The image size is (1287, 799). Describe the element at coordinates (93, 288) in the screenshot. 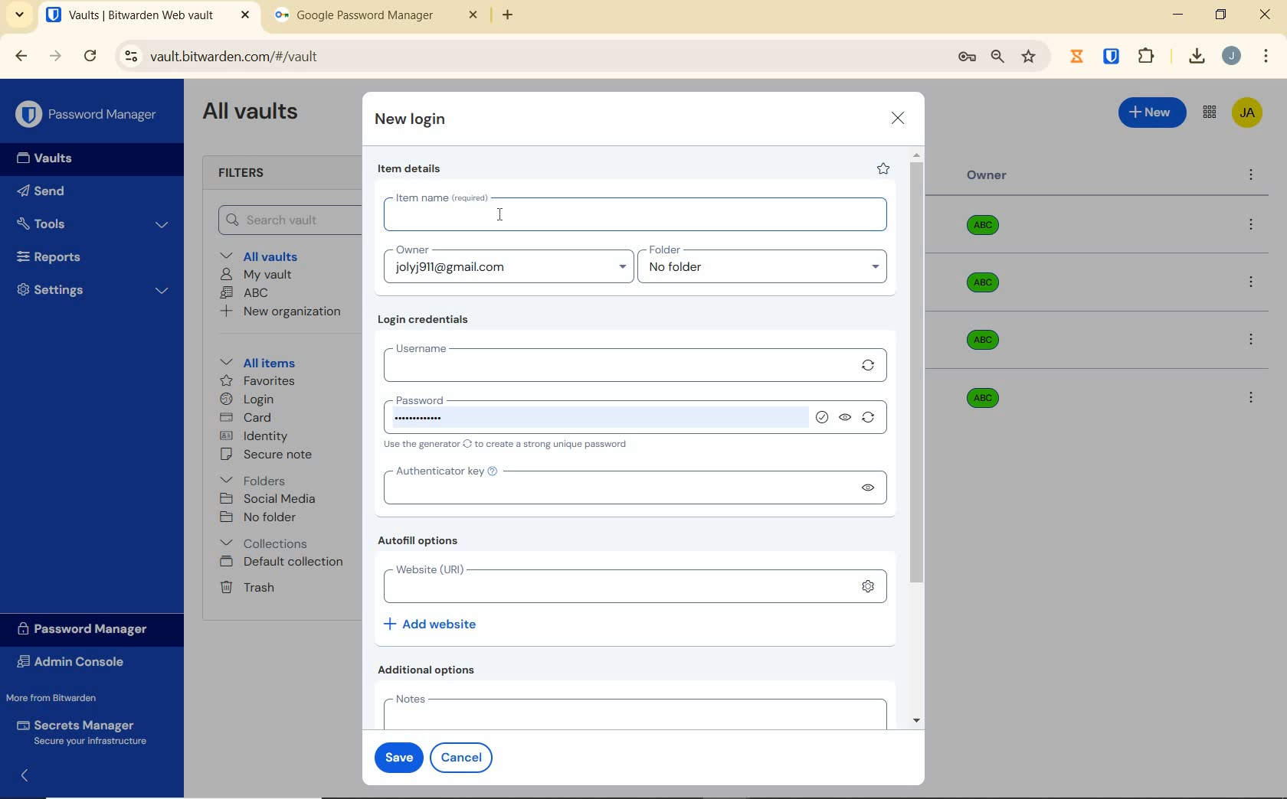

I see `Settings` at that location.